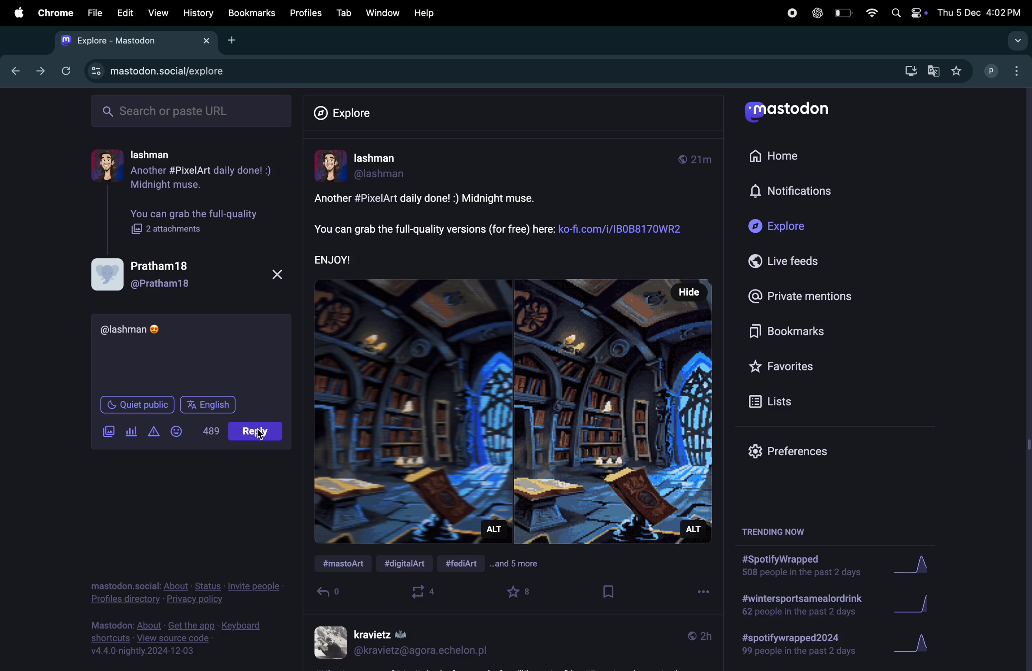 The width and height of the screenshot is (1032, 671). I want to click on time line, so click(697, 635).